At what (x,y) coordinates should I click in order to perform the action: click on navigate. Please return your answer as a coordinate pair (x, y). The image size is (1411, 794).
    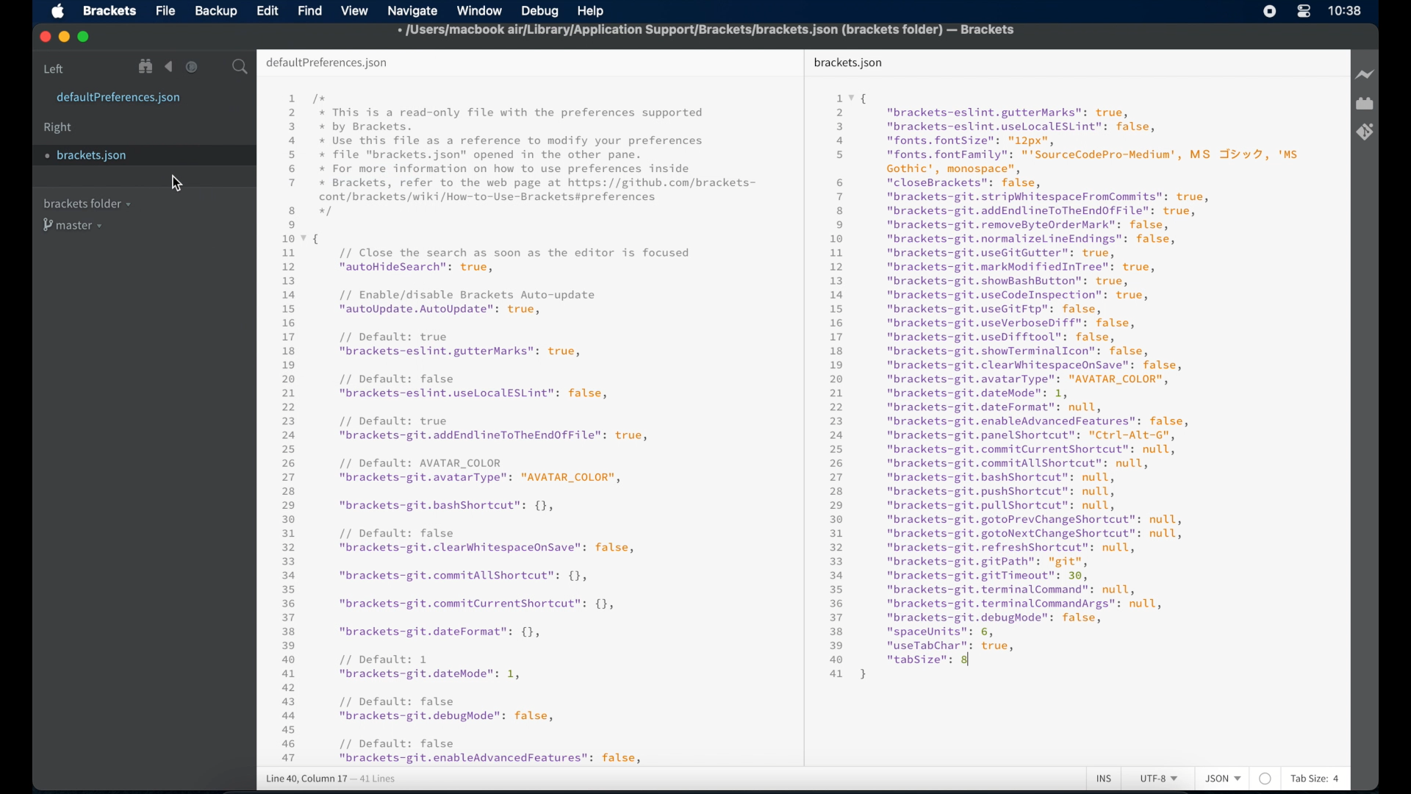
    Looking at the image, I should click on (412, 12).